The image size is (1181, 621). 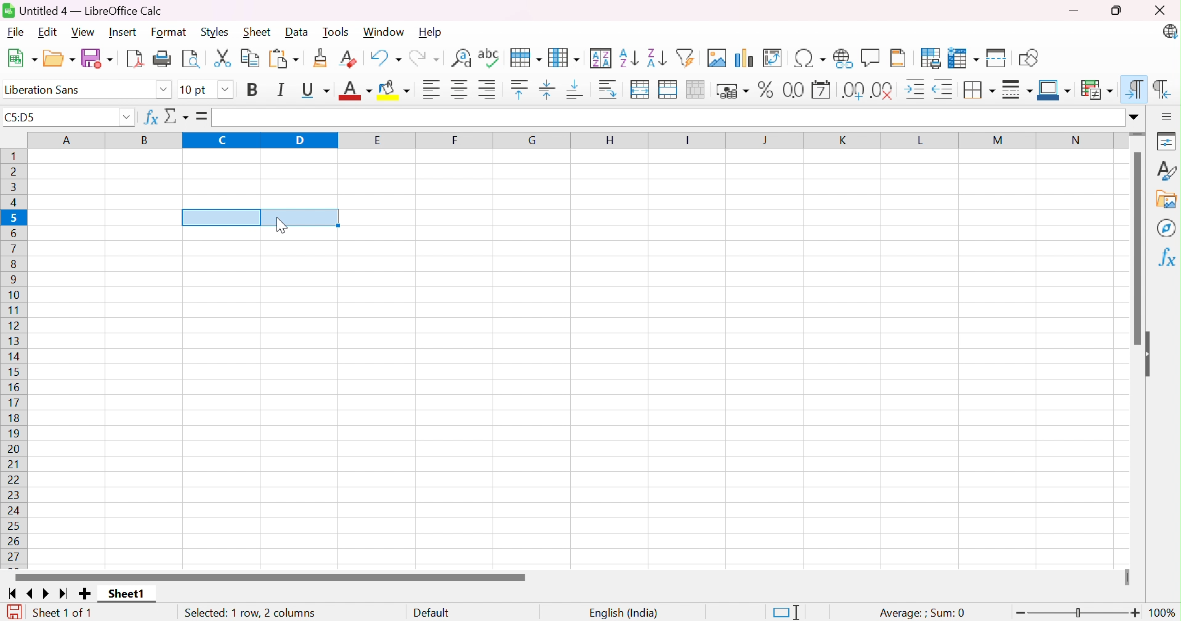 What do you see at coordinates (578, 91) in the screenshot?
I see `Align Bottom` at bounding box center [578, 91].